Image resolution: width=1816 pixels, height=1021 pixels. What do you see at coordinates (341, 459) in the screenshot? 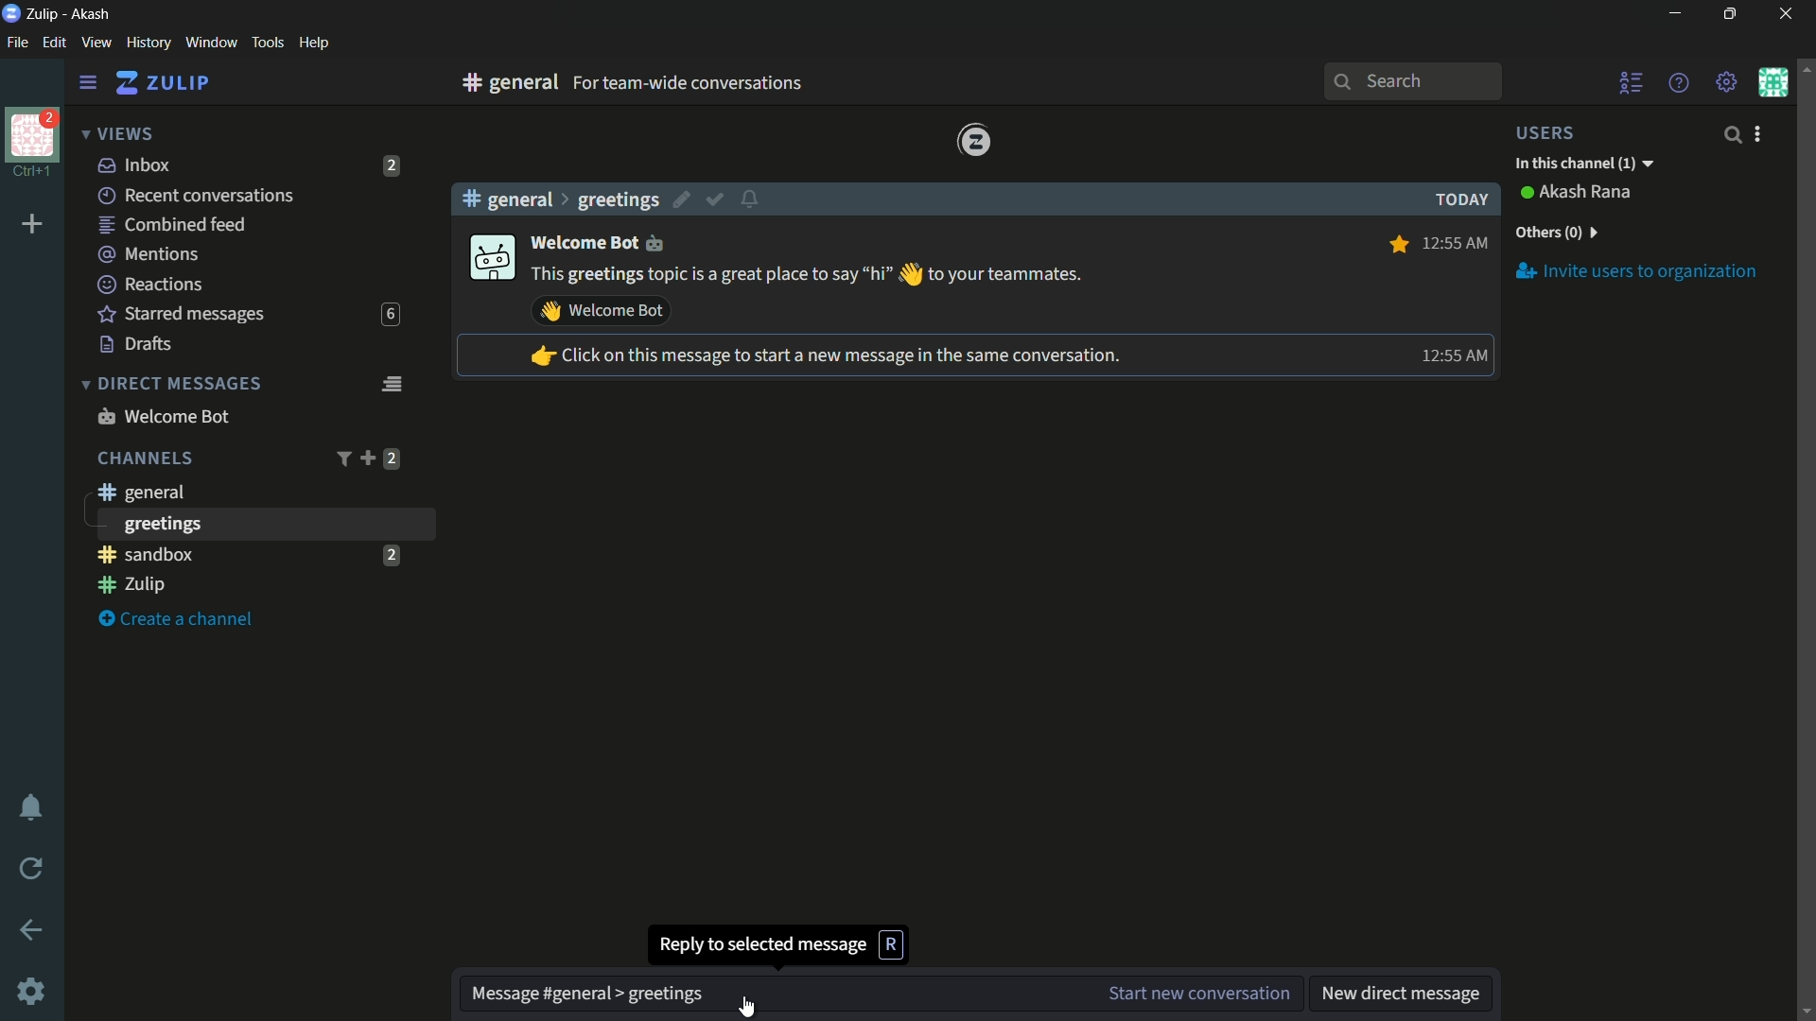
I see `filter channels` at bounding box center [341, 459].